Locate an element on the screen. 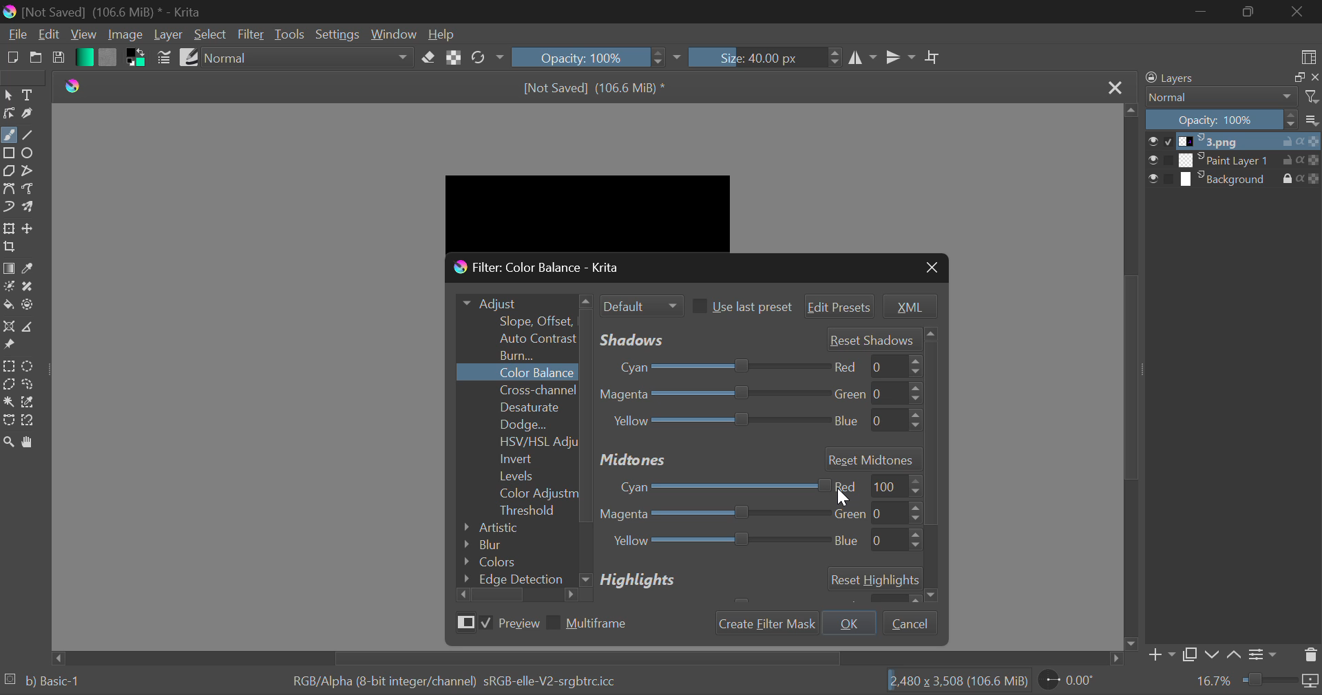  blue is located at coordinates (875, 421).